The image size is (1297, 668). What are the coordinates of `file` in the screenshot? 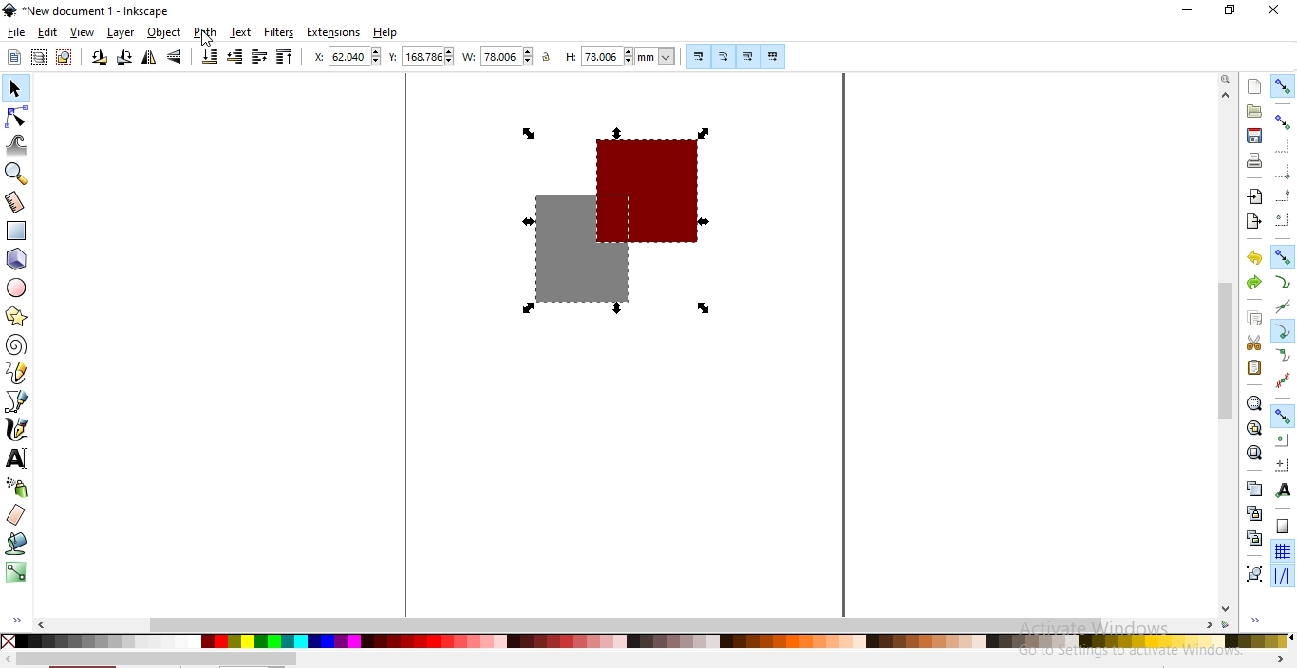 It's located at (17, 33).